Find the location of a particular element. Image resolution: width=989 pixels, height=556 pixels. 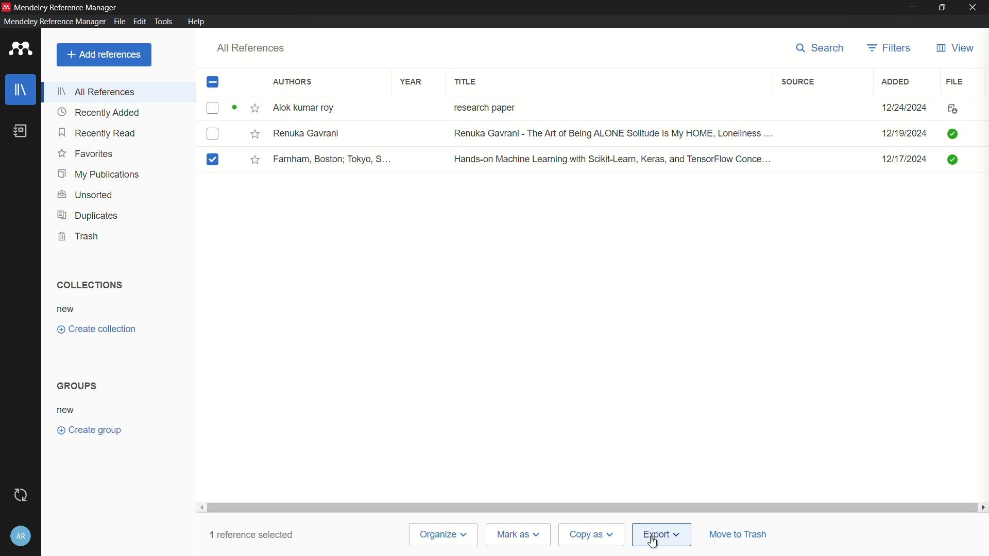

organize is located at coordinates (445, 535).